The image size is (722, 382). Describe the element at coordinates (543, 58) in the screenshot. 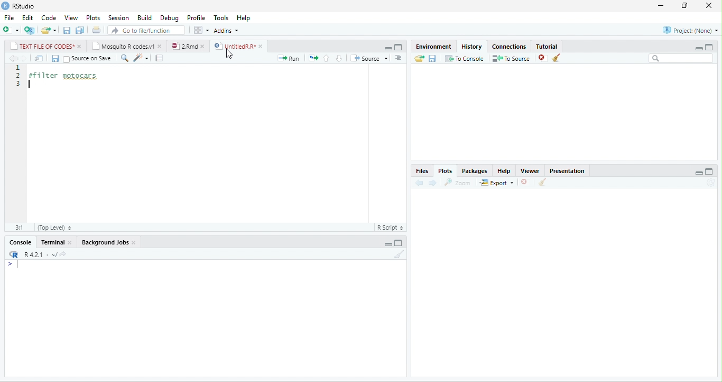

I see `close file` at that location.